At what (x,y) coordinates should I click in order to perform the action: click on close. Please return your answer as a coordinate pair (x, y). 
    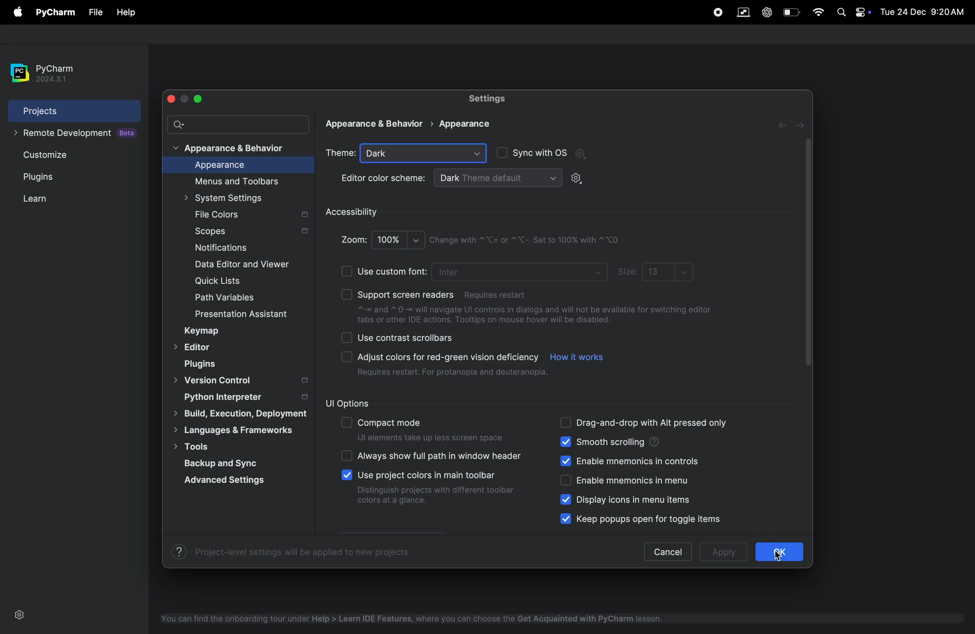
    Looking at the image, I should click on (173, 99).